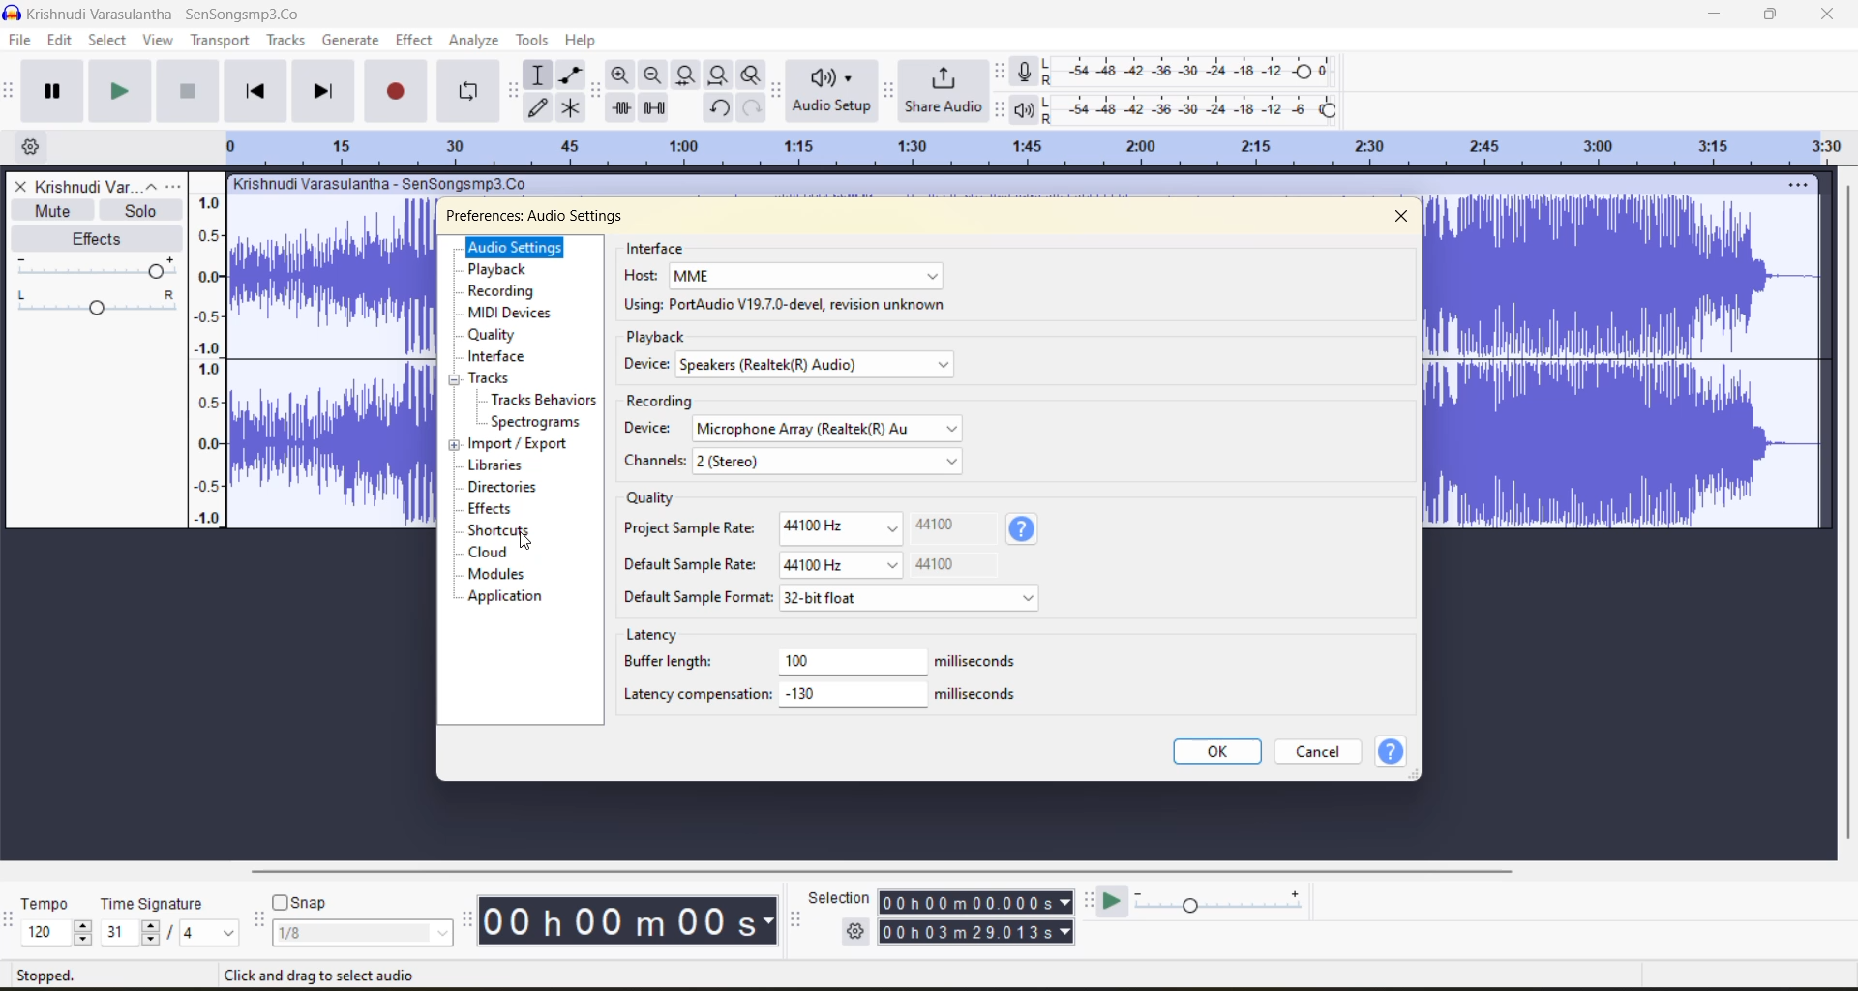 This screenshot has height=991, width=1858. I want to click on fit selection to width, so click(684, 75).